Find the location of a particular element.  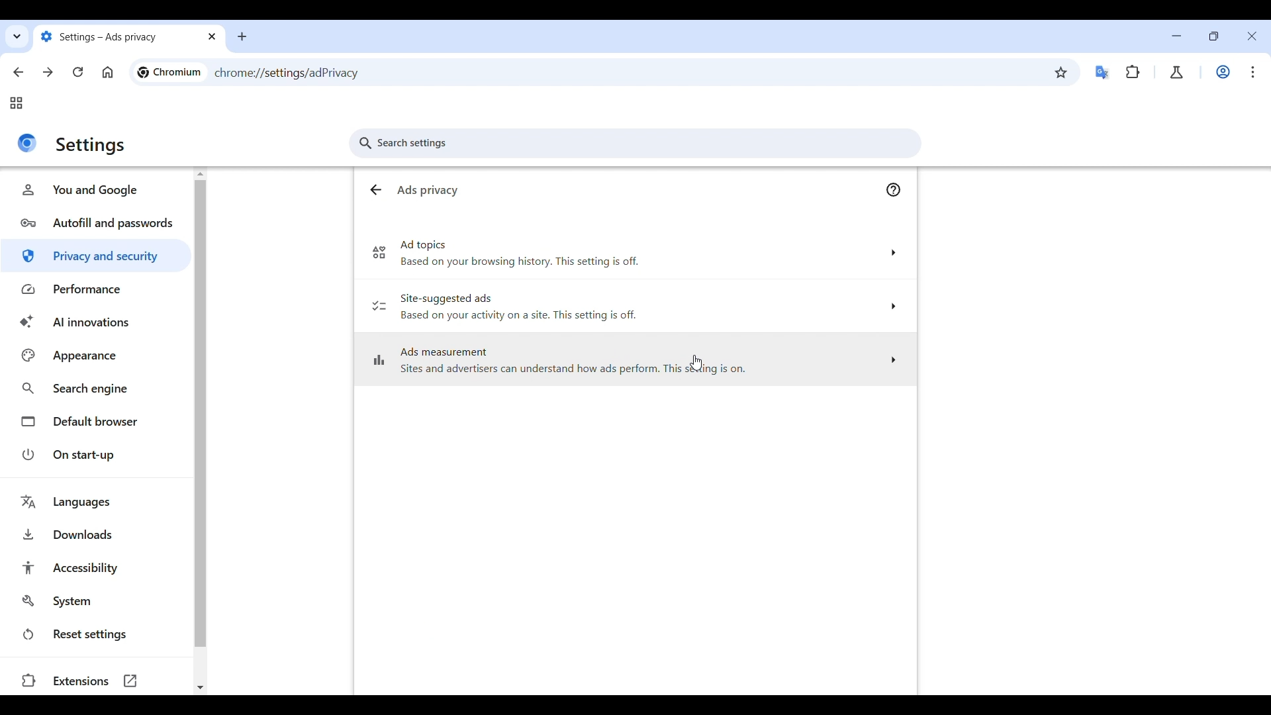

Go back is located at coordinates (18, 72).